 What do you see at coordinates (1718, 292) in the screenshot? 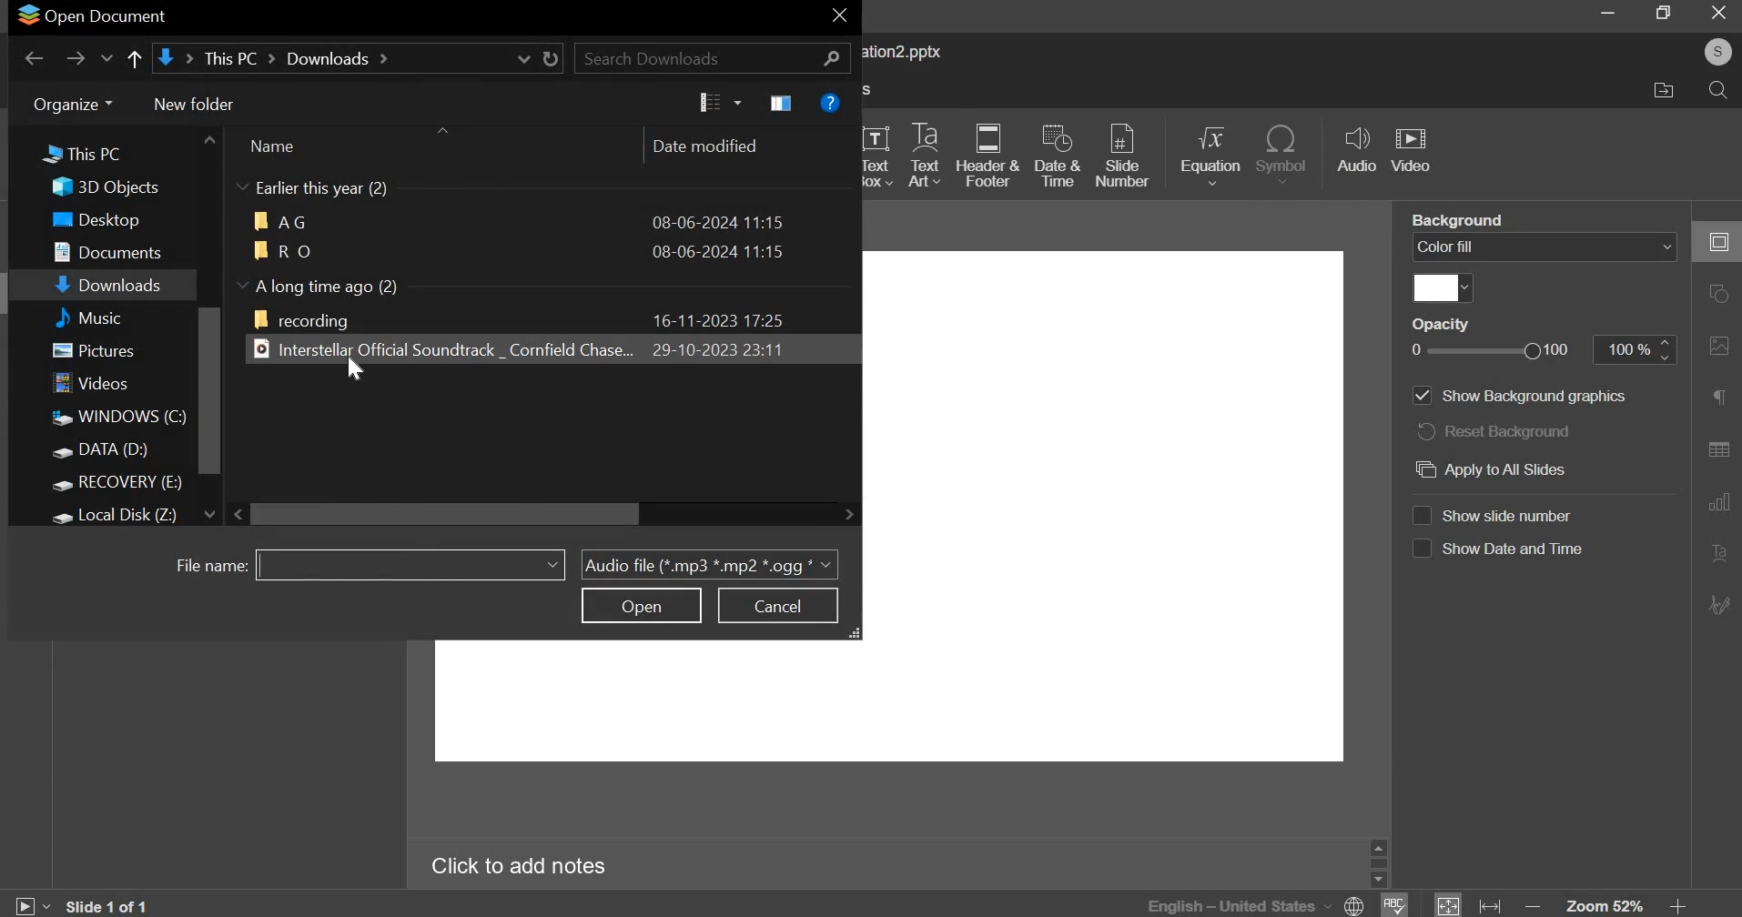
I see `shape settings` at bounding box center [1718, 292].